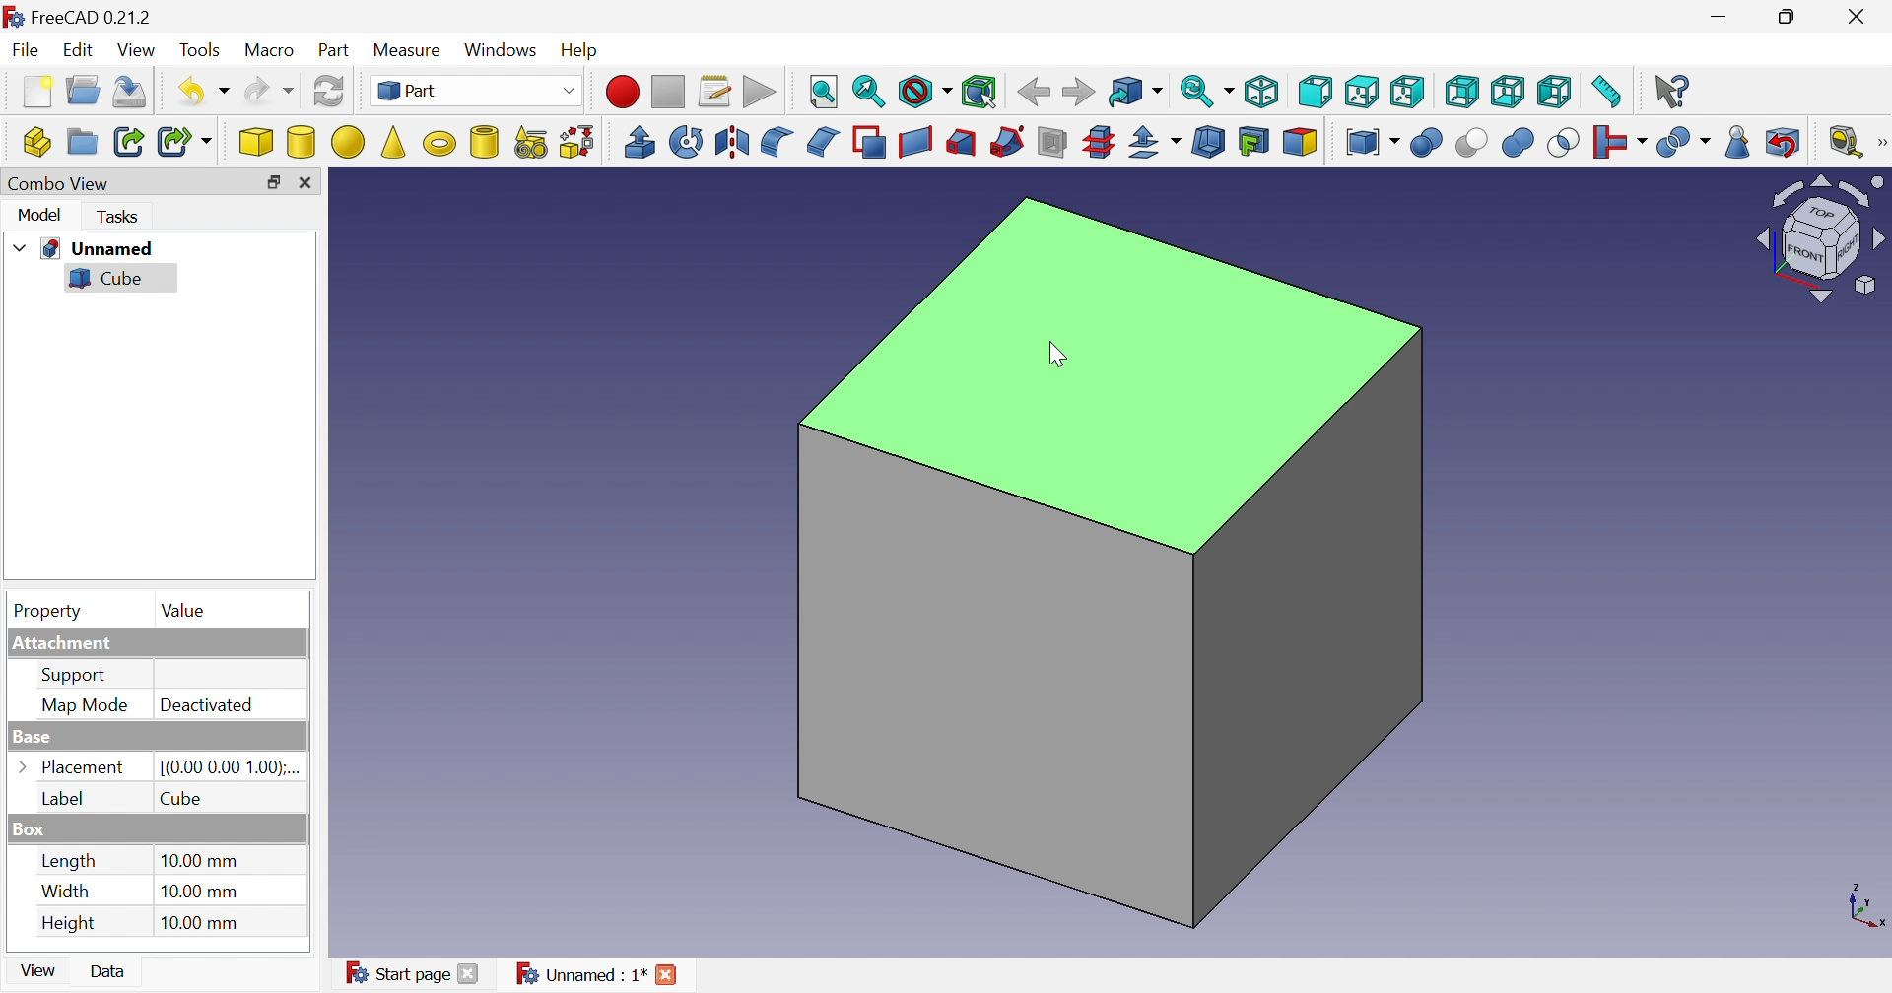 This screenshot has height=993, width=1892. Describe the element at coordinates (1719, 17) in the screenshot. I see `Minimize` at that location.